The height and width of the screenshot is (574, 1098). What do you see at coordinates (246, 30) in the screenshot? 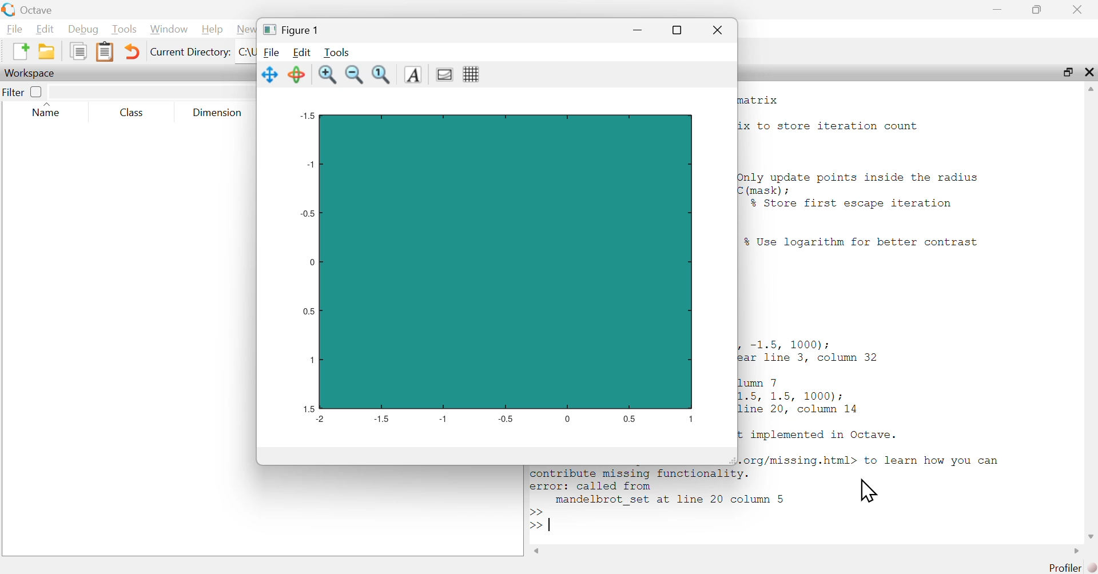
I see `News` at bounding box center [246, 30].